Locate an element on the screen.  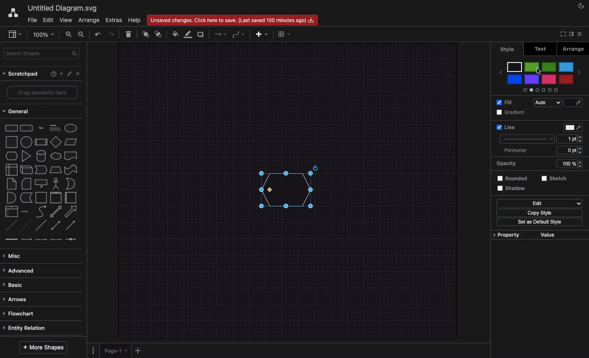
View is located at coordinates (66, 20).